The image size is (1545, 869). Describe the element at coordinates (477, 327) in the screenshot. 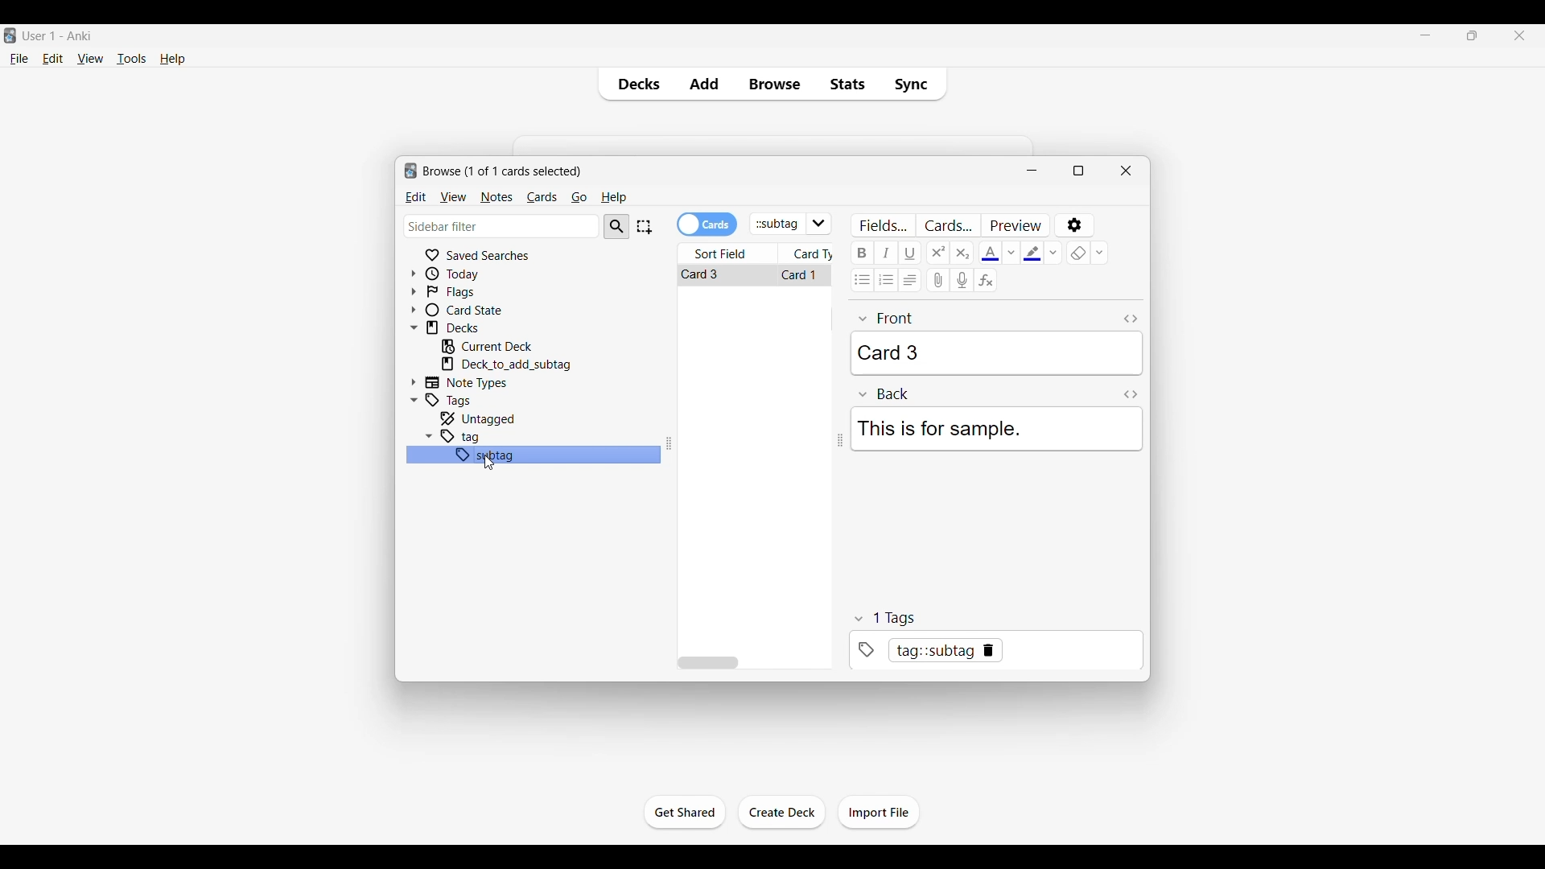

I see `Click to go to decks` at that location.